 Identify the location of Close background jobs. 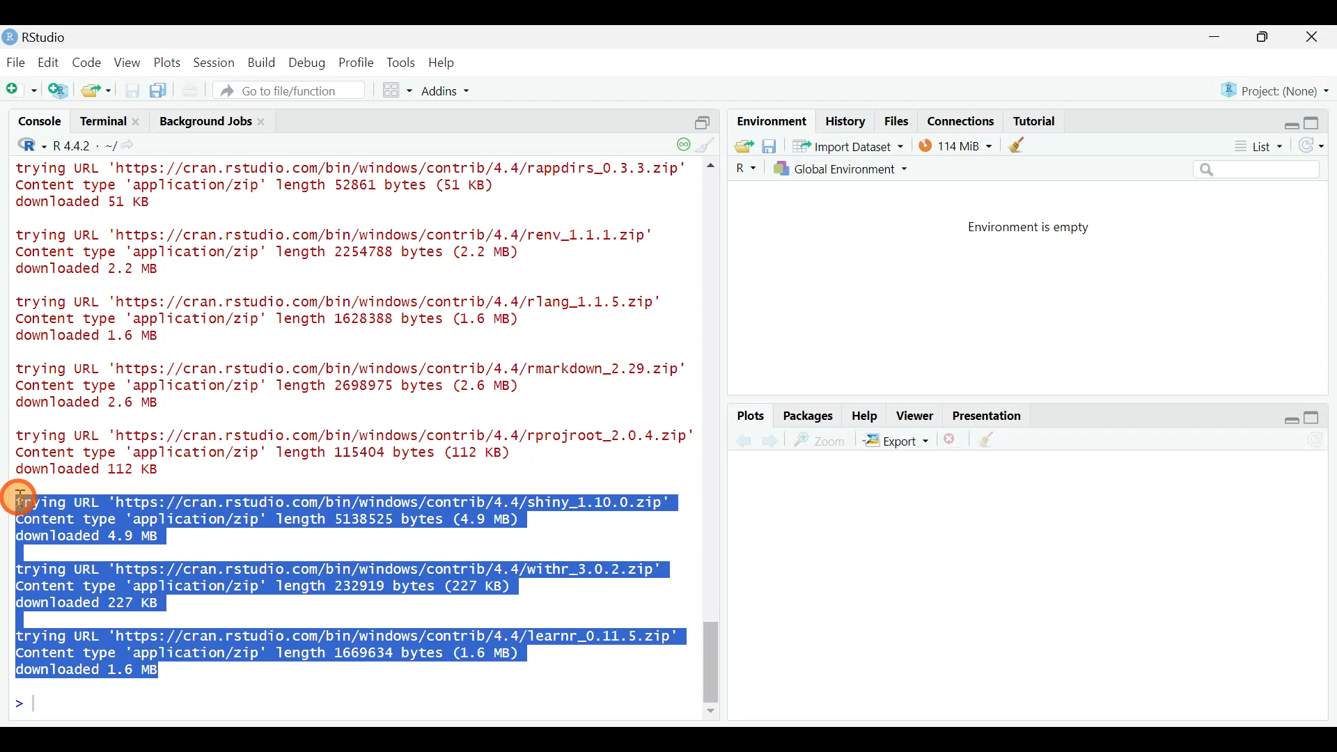
(269, 121).